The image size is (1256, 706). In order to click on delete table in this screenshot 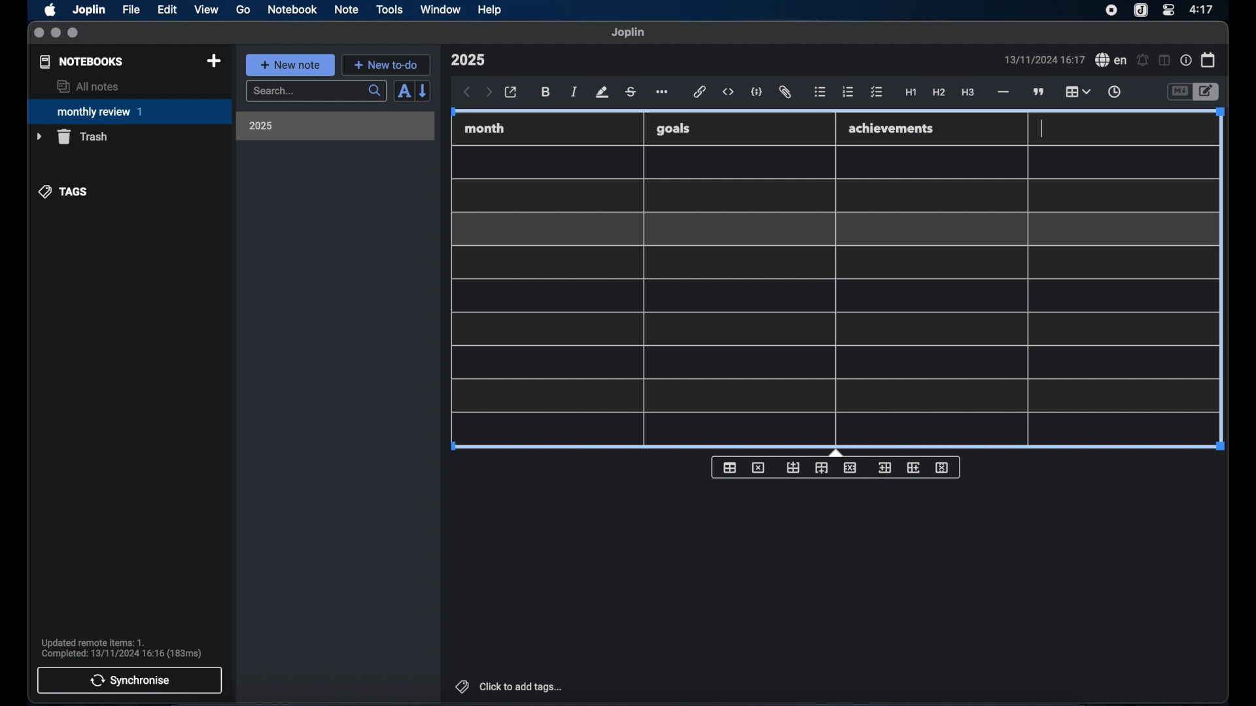, I will do `click(758, 468)`.